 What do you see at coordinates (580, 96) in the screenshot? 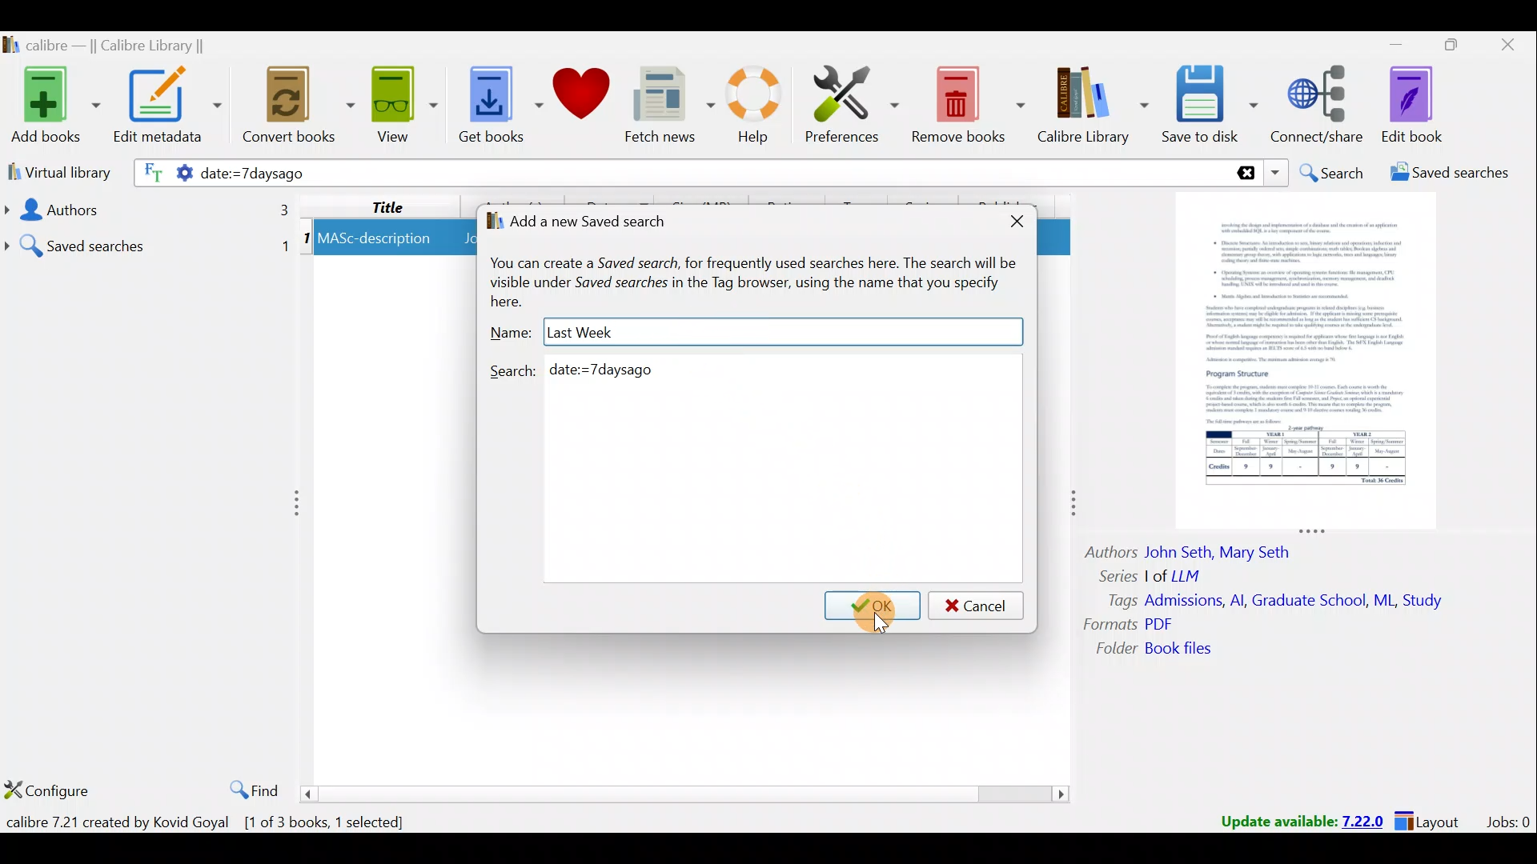
I see `Donate` at bounding box center [580, 96].